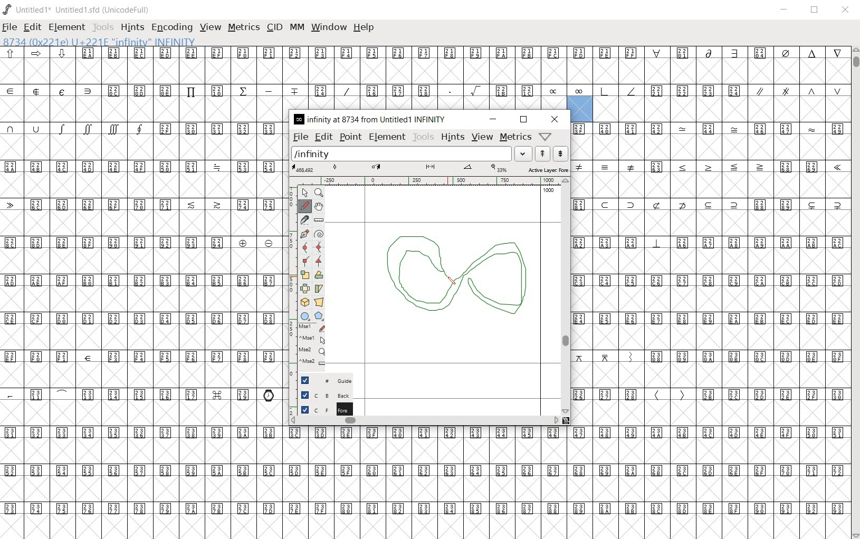 The width and height of the screenshot is (860, 539). What do you see at coordinates (709, 147) in the screenshot?
I see `Empty glyph slots` at bounding box center [709, 147].